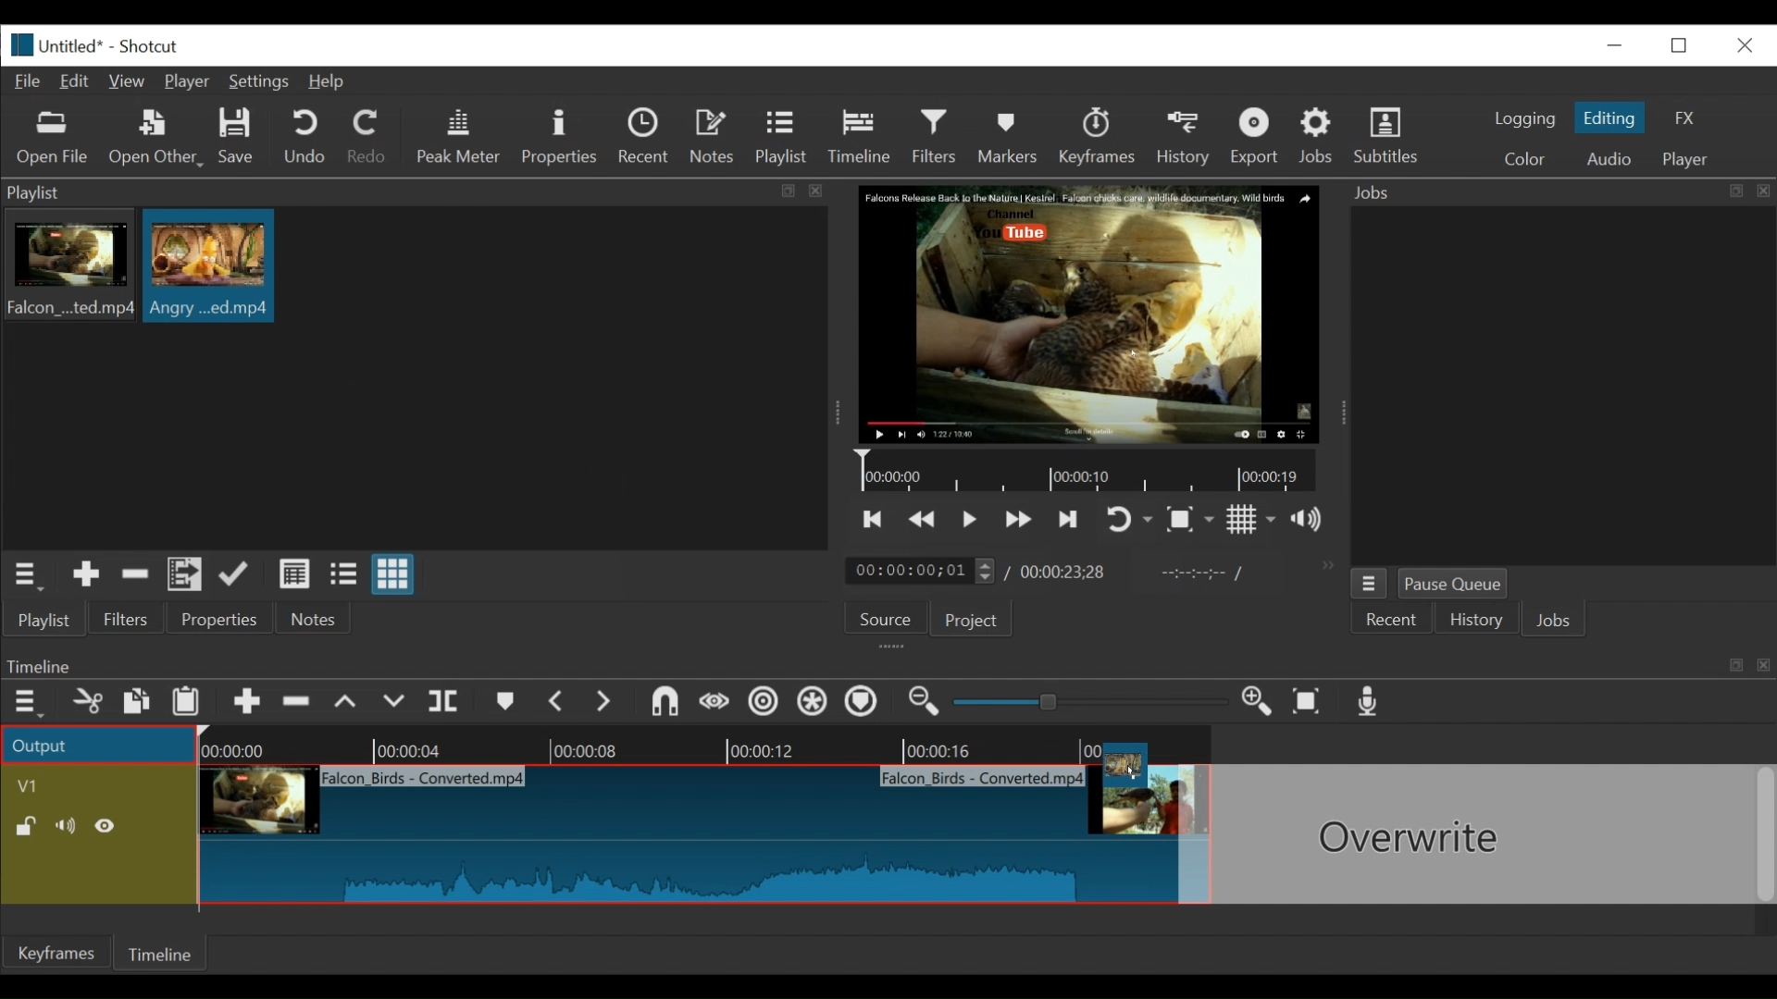 The height and width of the screenshot is (999, 1777). What do you see at coordinates (1556, 623) in the screenshot?
I see `JOBS` at bounding box center [1556, 623].